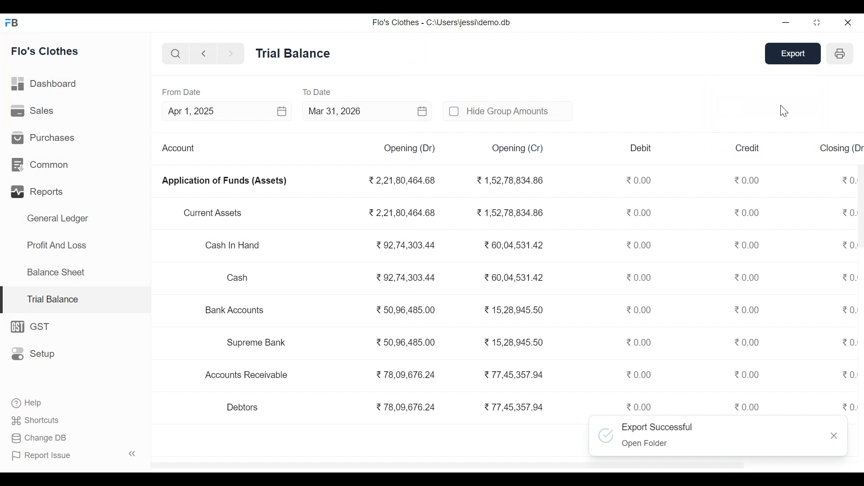  Describe the element at coordinates (236, 310) in the screenshot. I see `Bank Accounts` at that location.